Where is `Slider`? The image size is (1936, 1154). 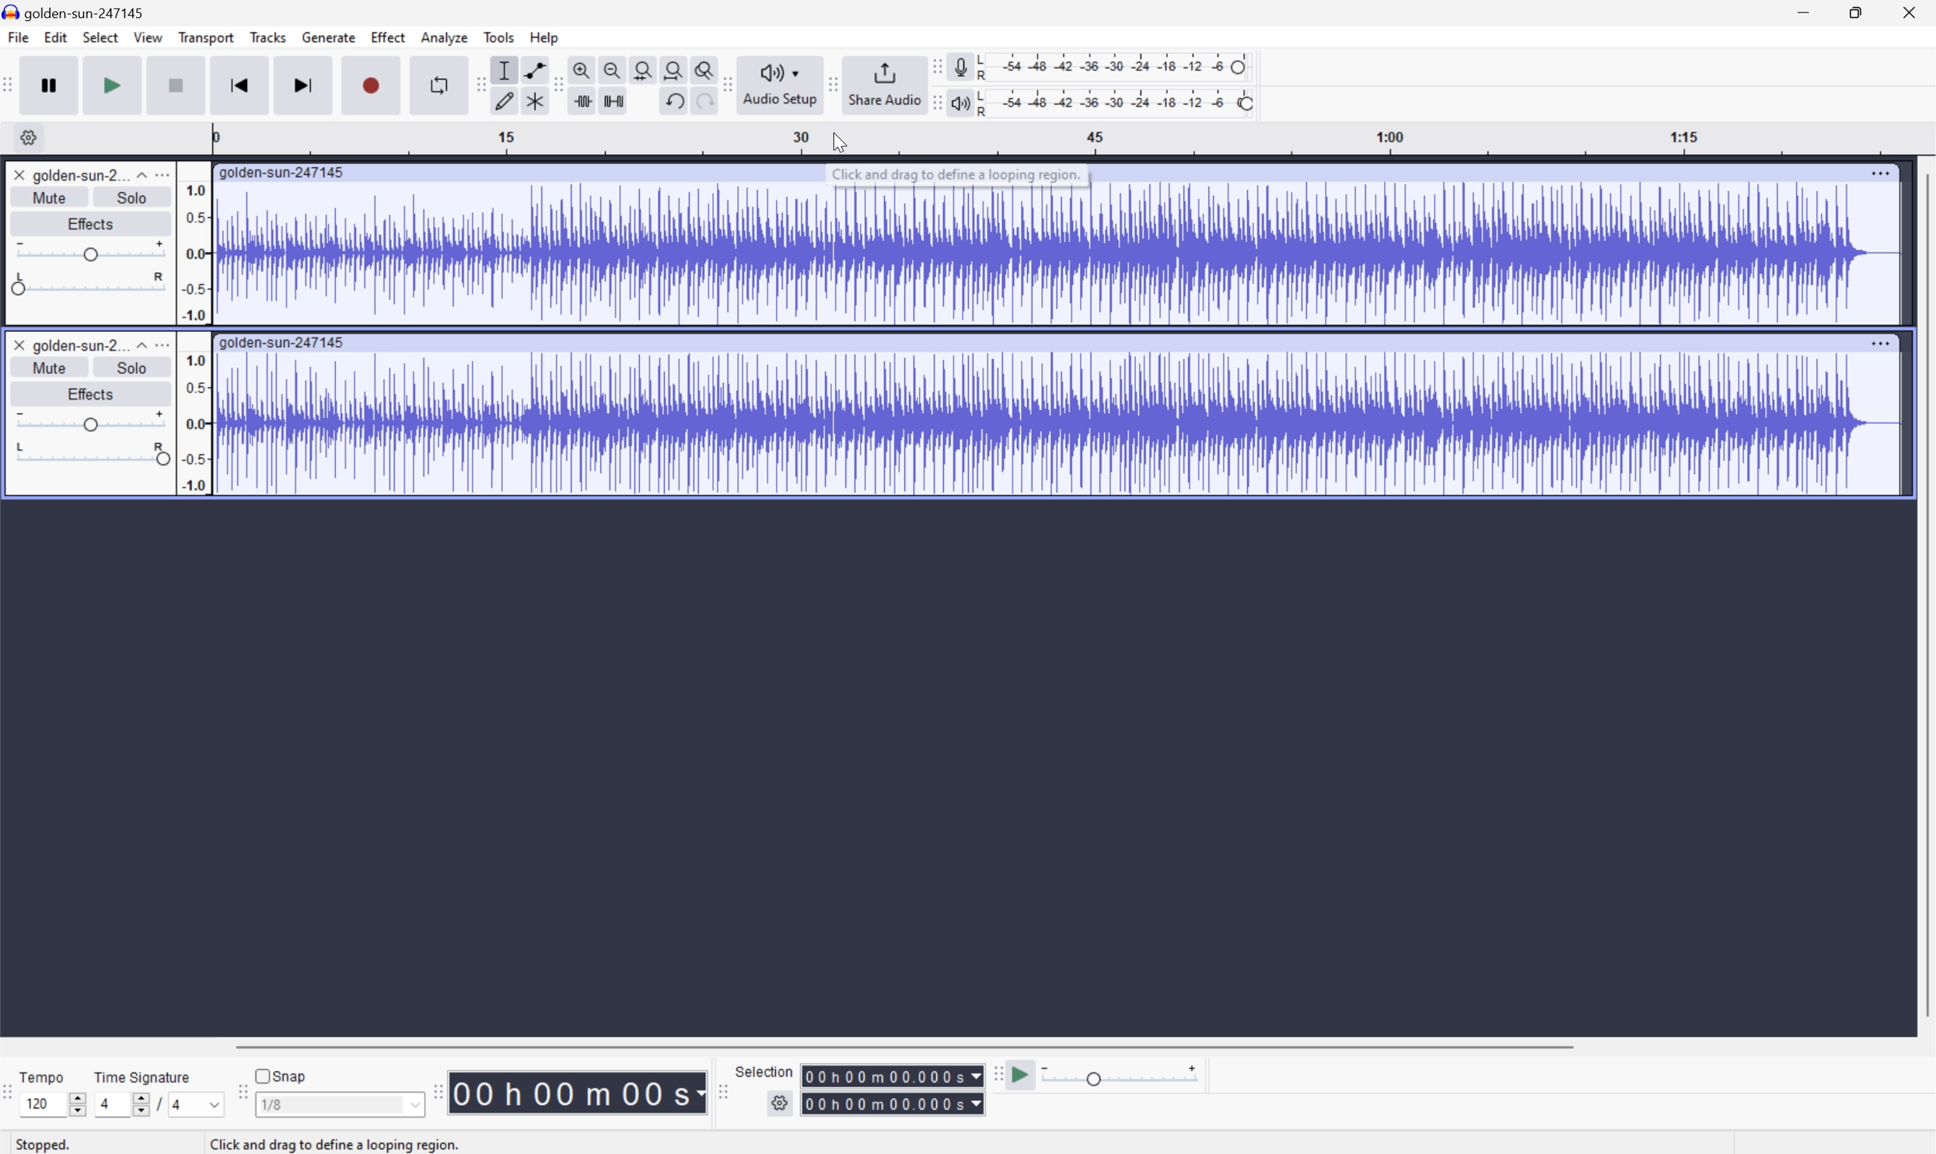
Slider is located at coordinates (92, 421).